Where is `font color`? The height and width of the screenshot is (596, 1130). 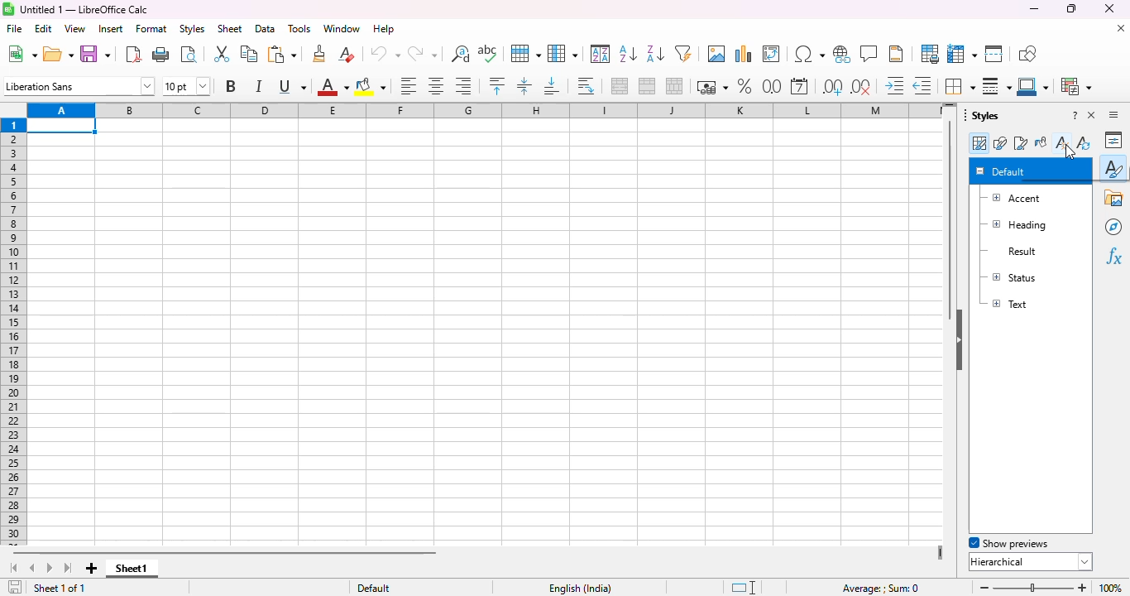
font color is located at coordinates (333, 86).